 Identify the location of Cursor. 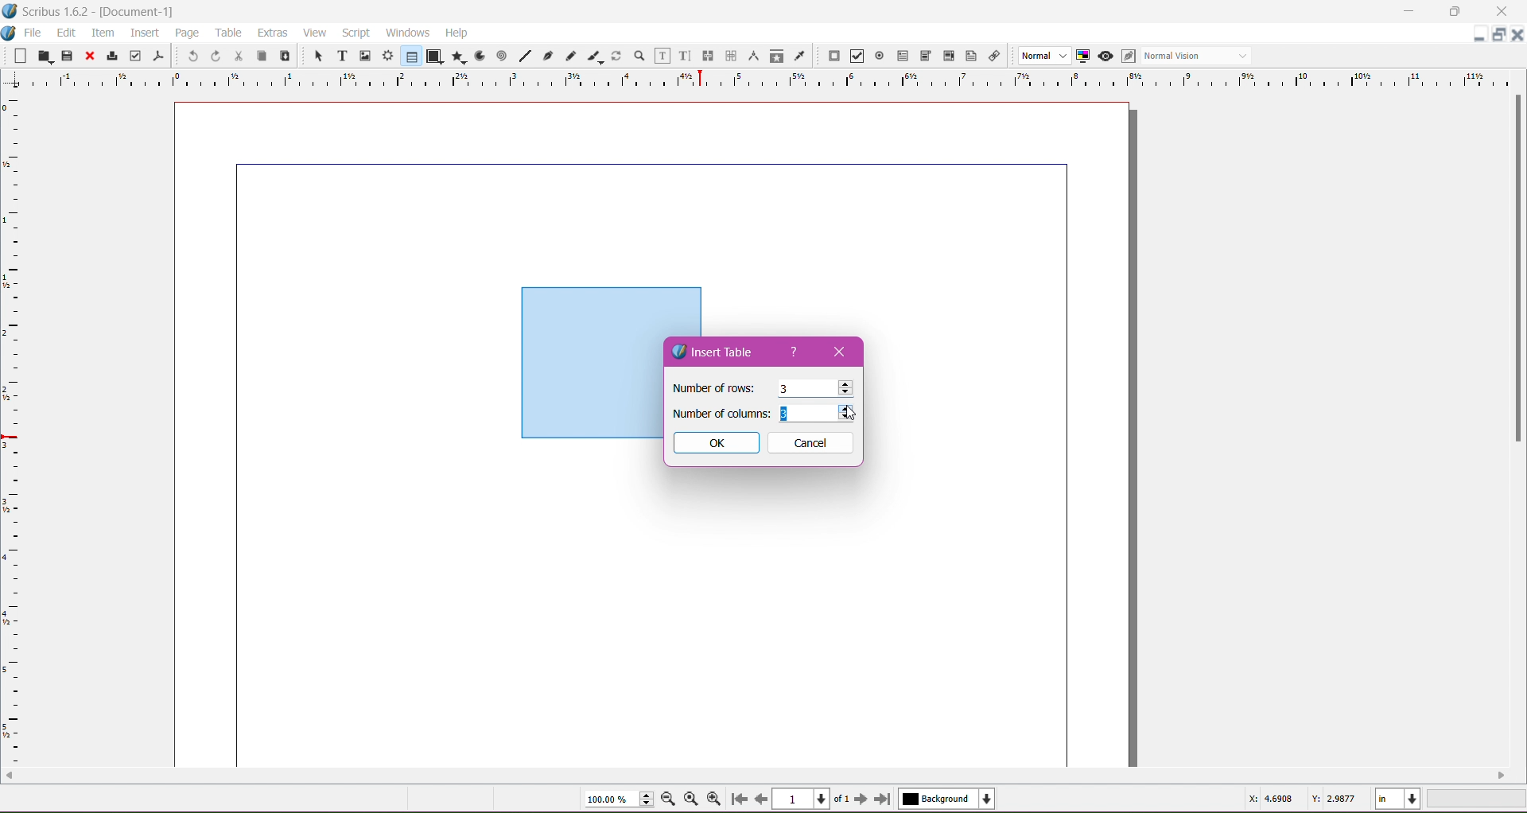
(849, 415).